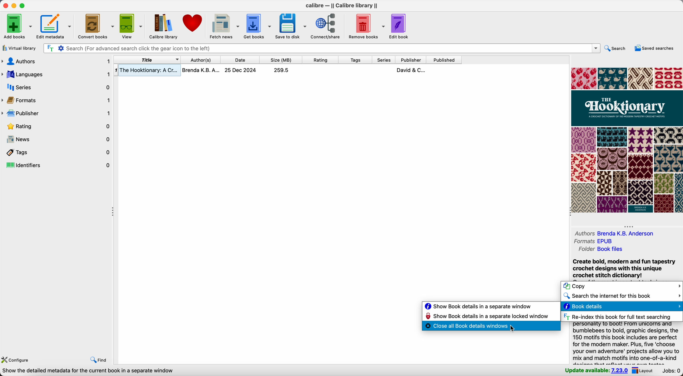  What do you see at coordinates (512, 329) in the screenshot?
I see `cursor` at bounding box center [512, 329].